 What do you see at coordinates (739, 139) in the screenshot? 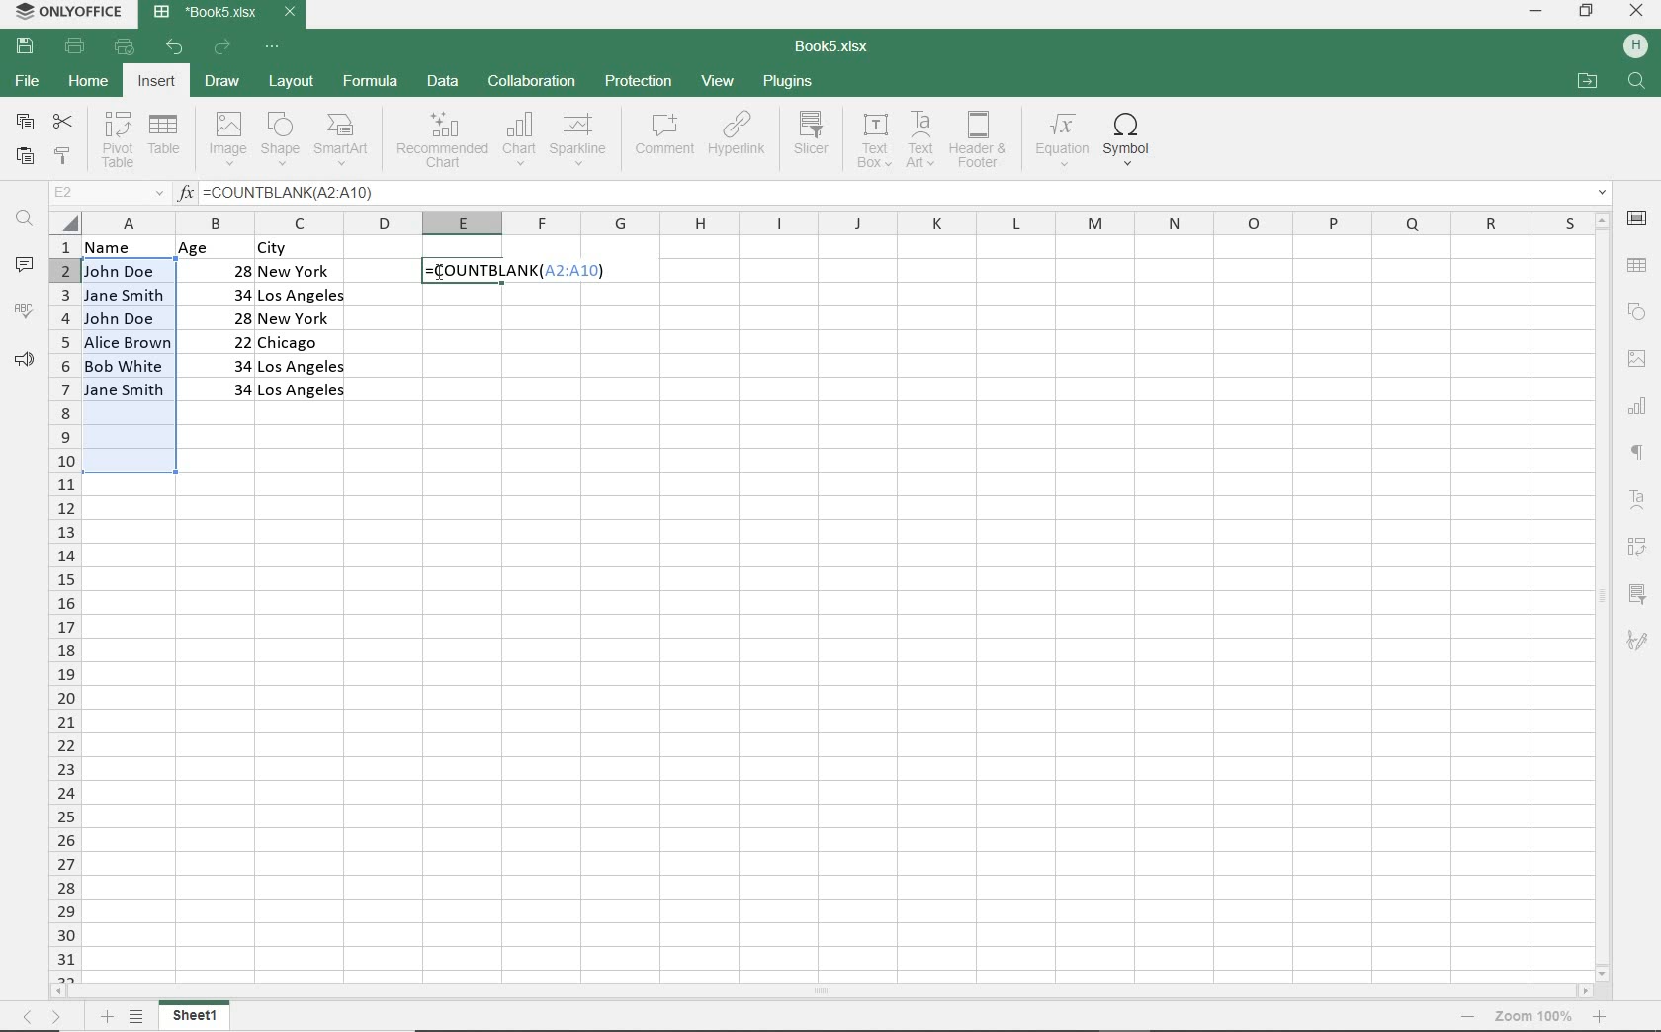
I see `HYPERLINK` at bounding box center [739, 139].